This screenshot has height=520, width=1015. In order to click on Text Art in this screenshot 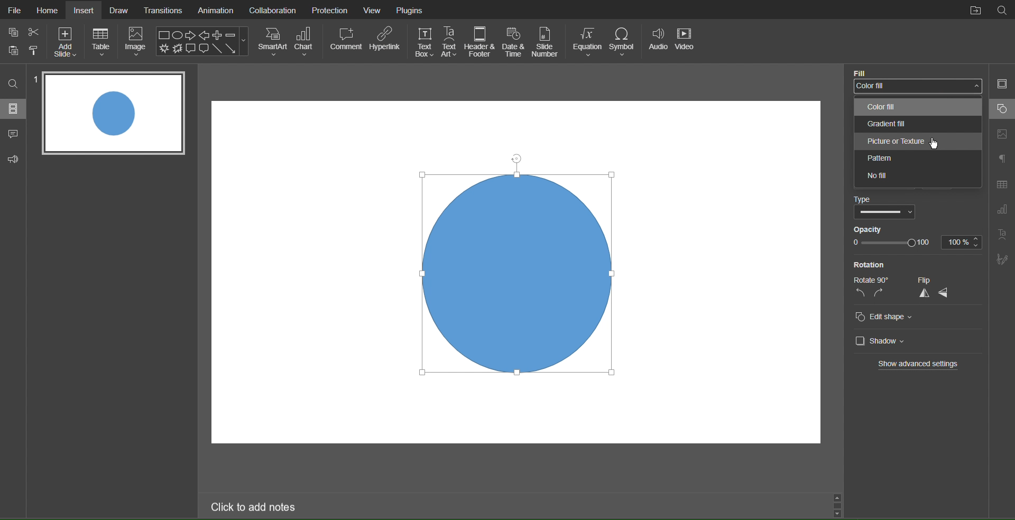, I will do `click(452, 41)`.